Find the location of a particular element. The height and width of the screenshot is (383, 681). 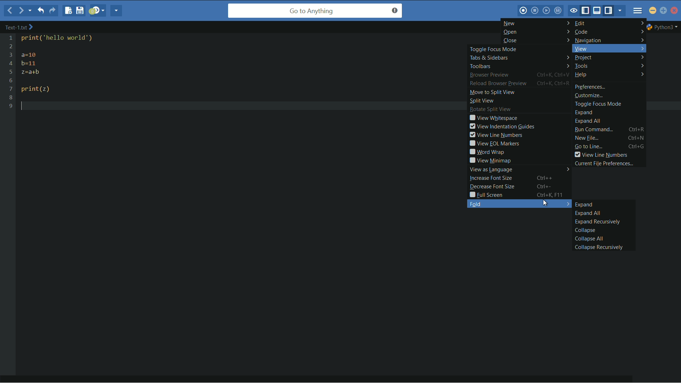

view indentation guides is located at coordinates (501, 126).